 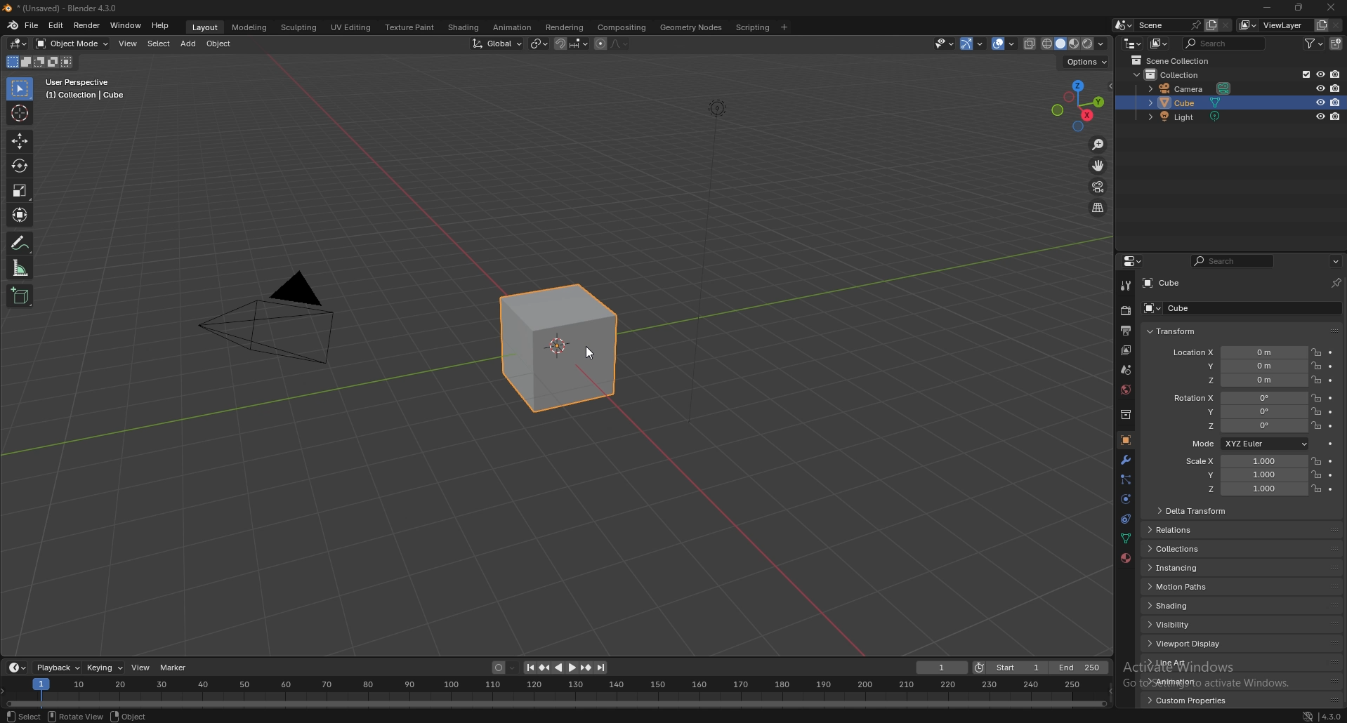 I want to click on animation, so click(x=514, y=27).